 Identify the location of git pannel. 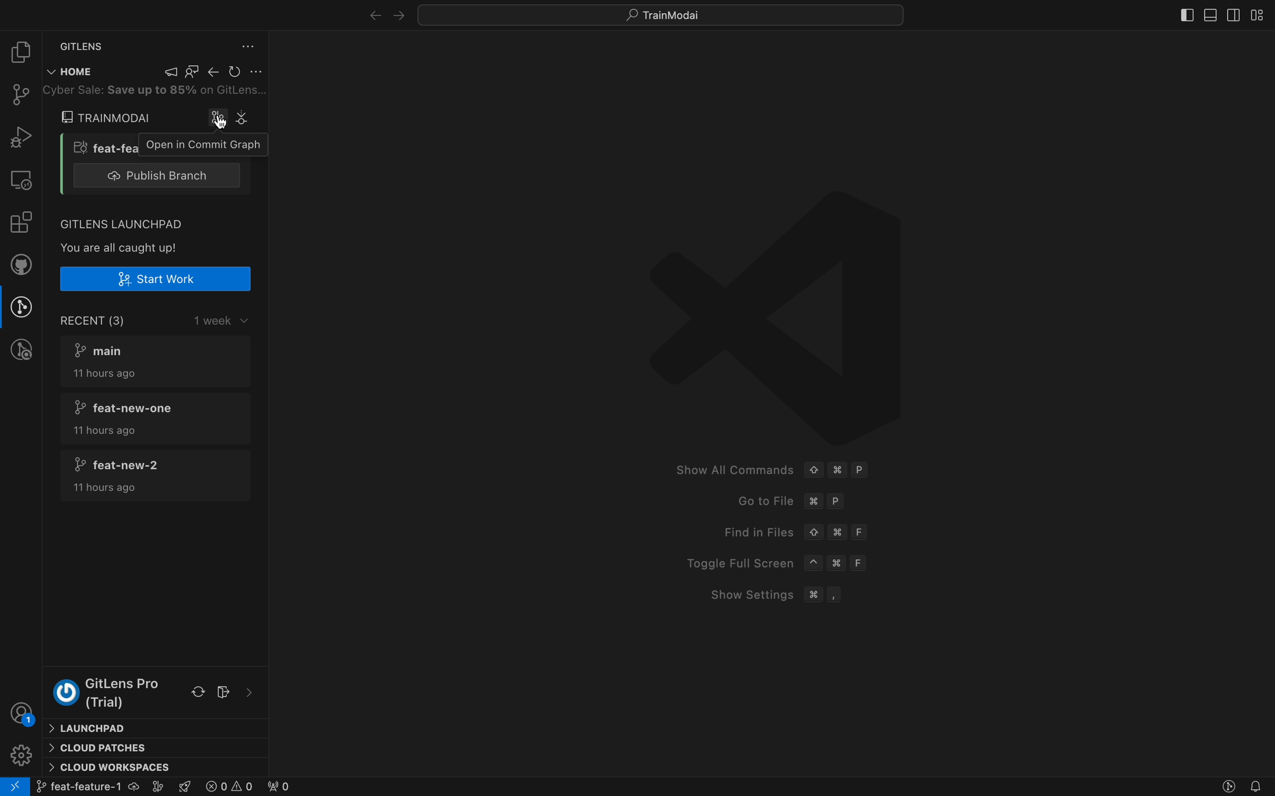
(18, 94).